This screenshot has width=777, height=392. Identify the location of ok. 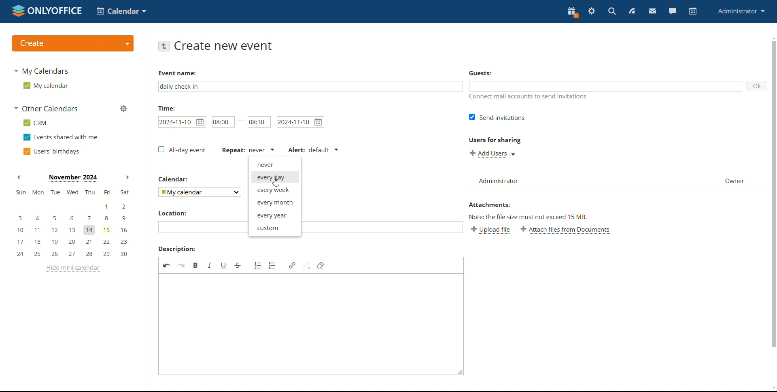
(755, 85).